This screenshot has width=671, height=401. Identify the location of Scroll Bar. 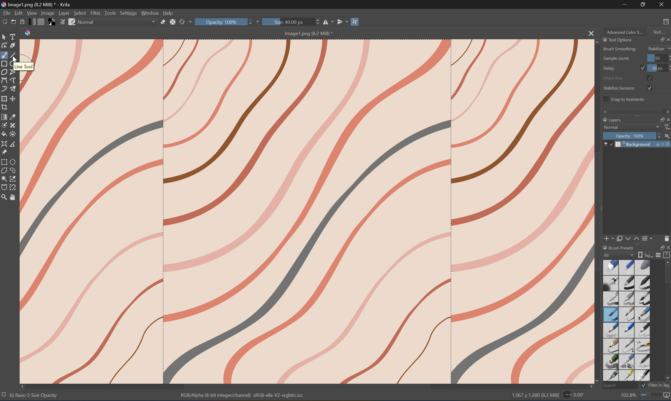
(634, 111).